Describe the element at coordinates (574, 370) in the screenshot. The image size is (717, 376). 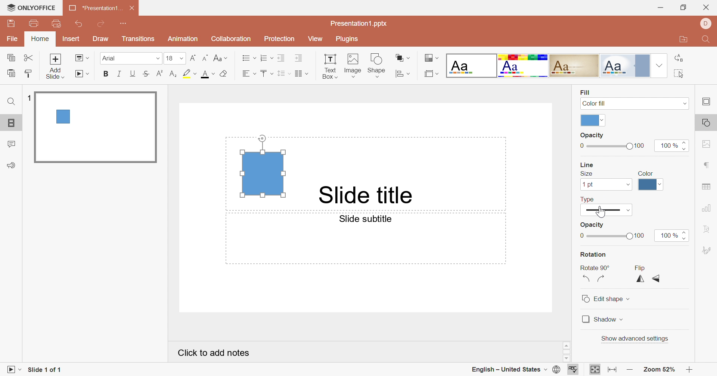
I see `Check spelling` at that location.